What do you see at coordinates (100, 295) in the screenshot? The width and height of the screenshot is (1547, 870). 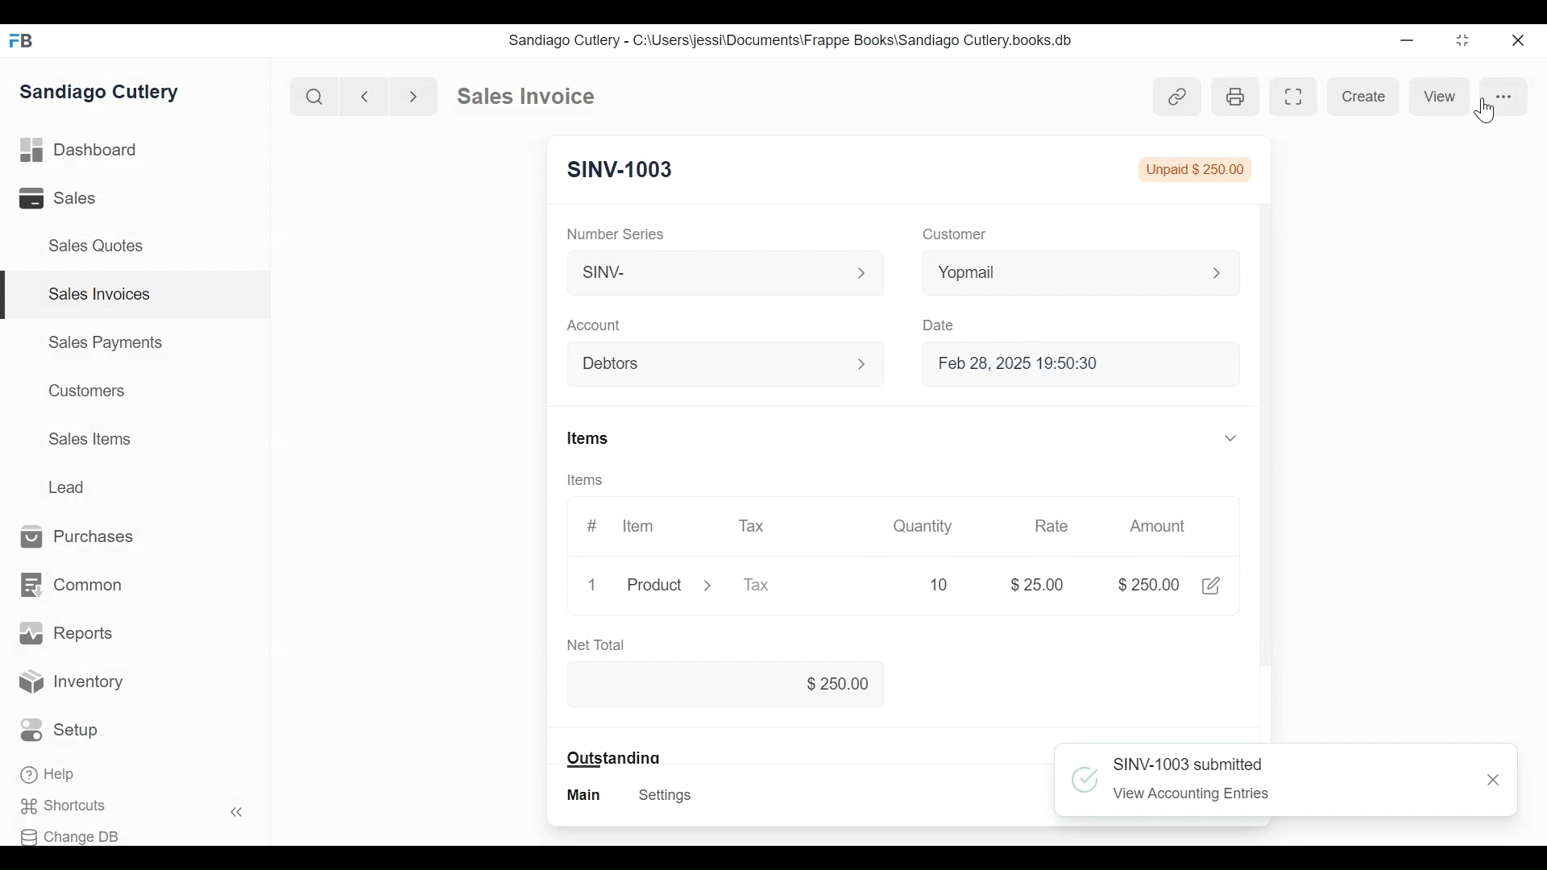 I see `Sales Invoices` at bounding box center [100, 295].